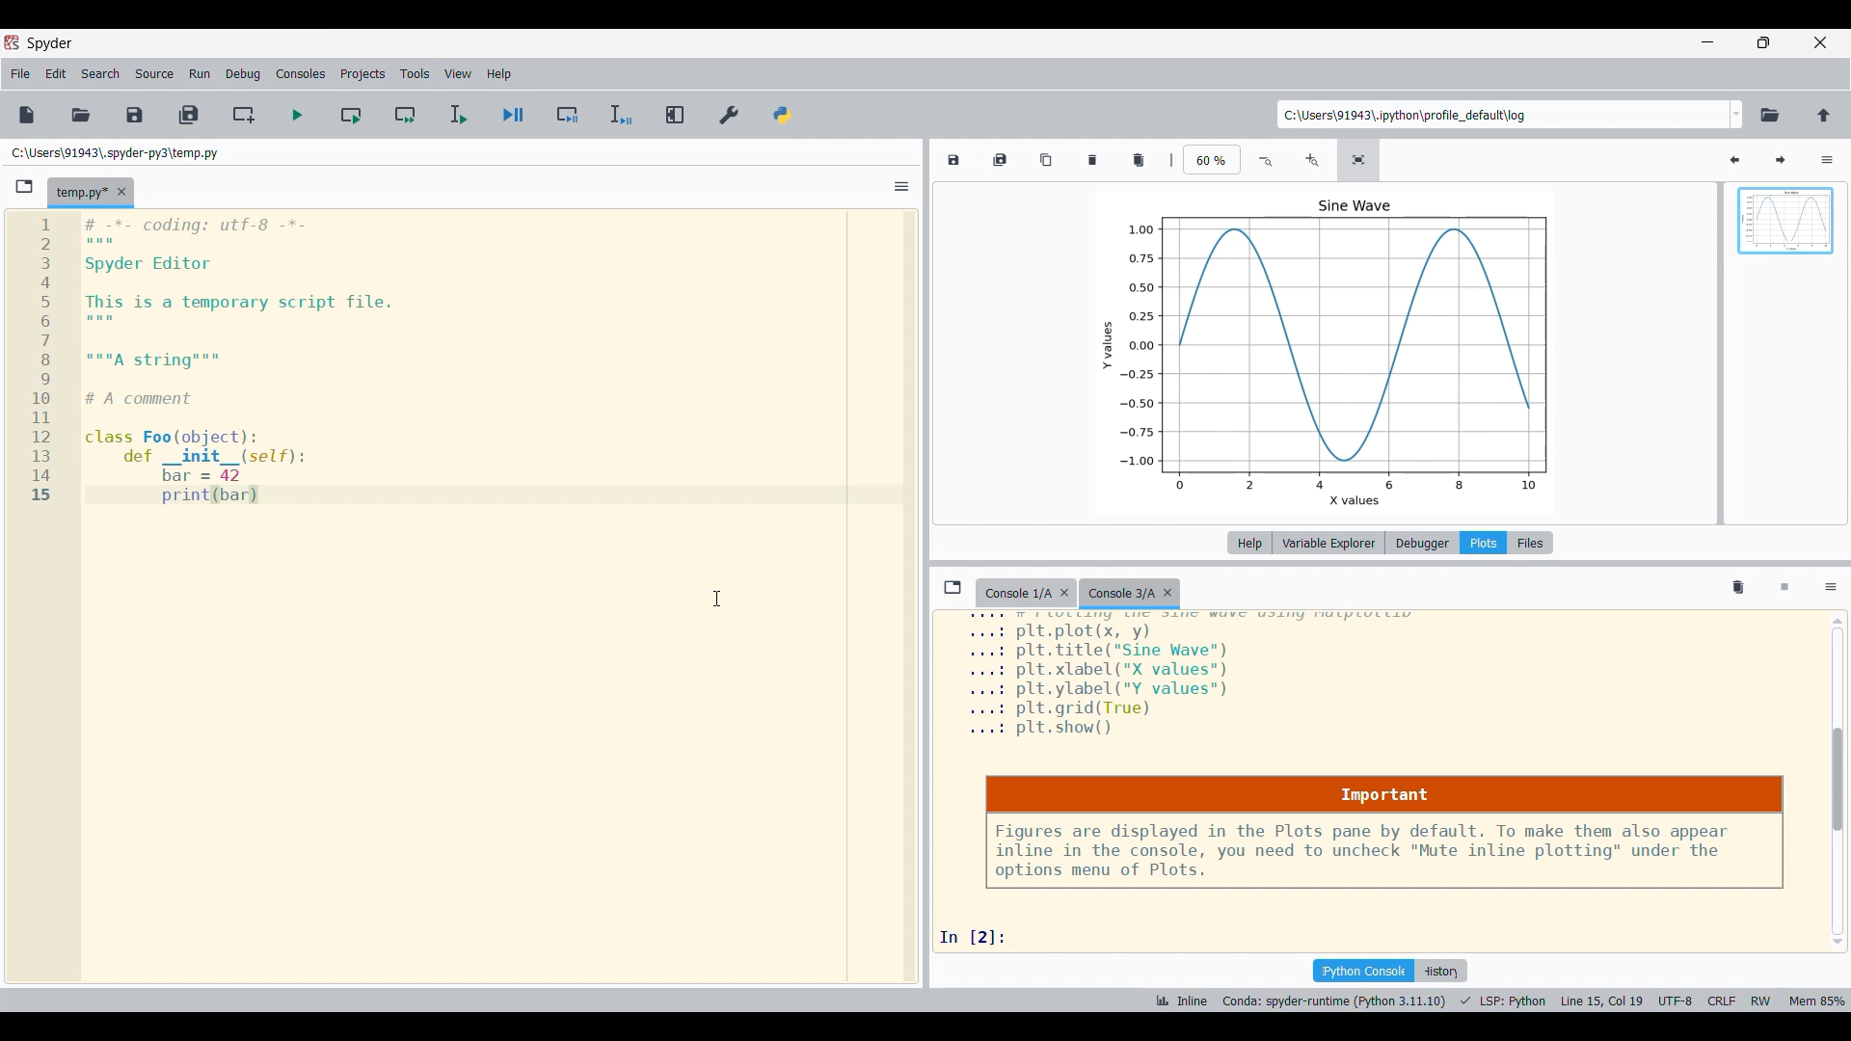 The height and width of the screenshot is (1041, 1851). Describe the element at coordinates (1440, 971) in the screenshot. I see `History ` at that location.